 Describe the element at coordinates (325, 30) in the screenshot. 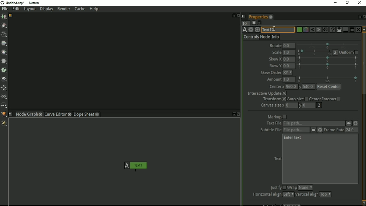

I see `Restore default values` at that location.